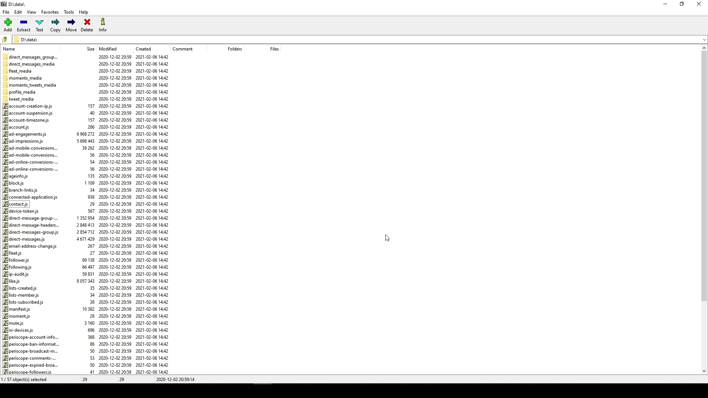 The image size is (708, 398). Describe the element at coordinates (20, 329) in the screenshot. I see `ni-devices.js` at that location.